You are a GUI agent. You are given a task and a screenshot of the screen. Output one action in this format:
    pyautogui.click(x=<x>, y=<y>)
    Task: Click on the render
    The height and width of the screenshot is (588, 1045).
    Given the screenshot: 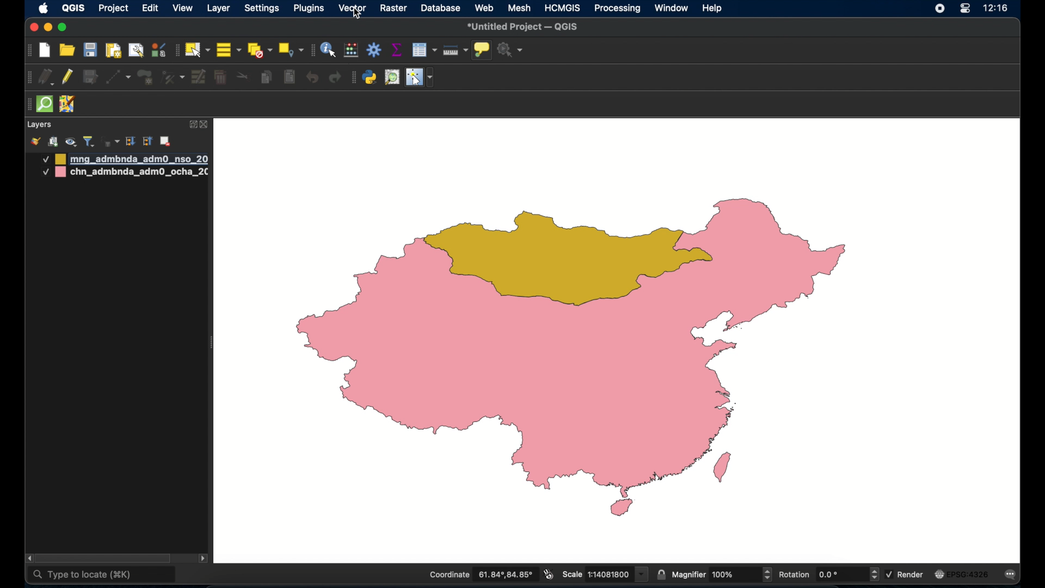 What is the action you would take?
    pyautogui.click(x=906, y=573)
    